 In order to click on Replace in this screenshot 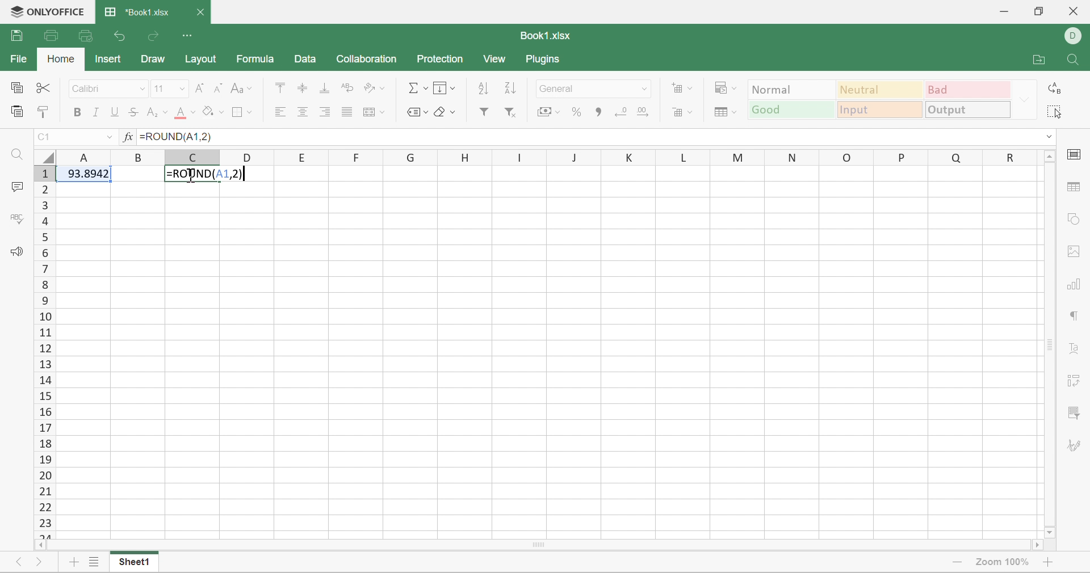, I will do `click(1054, 89)`.